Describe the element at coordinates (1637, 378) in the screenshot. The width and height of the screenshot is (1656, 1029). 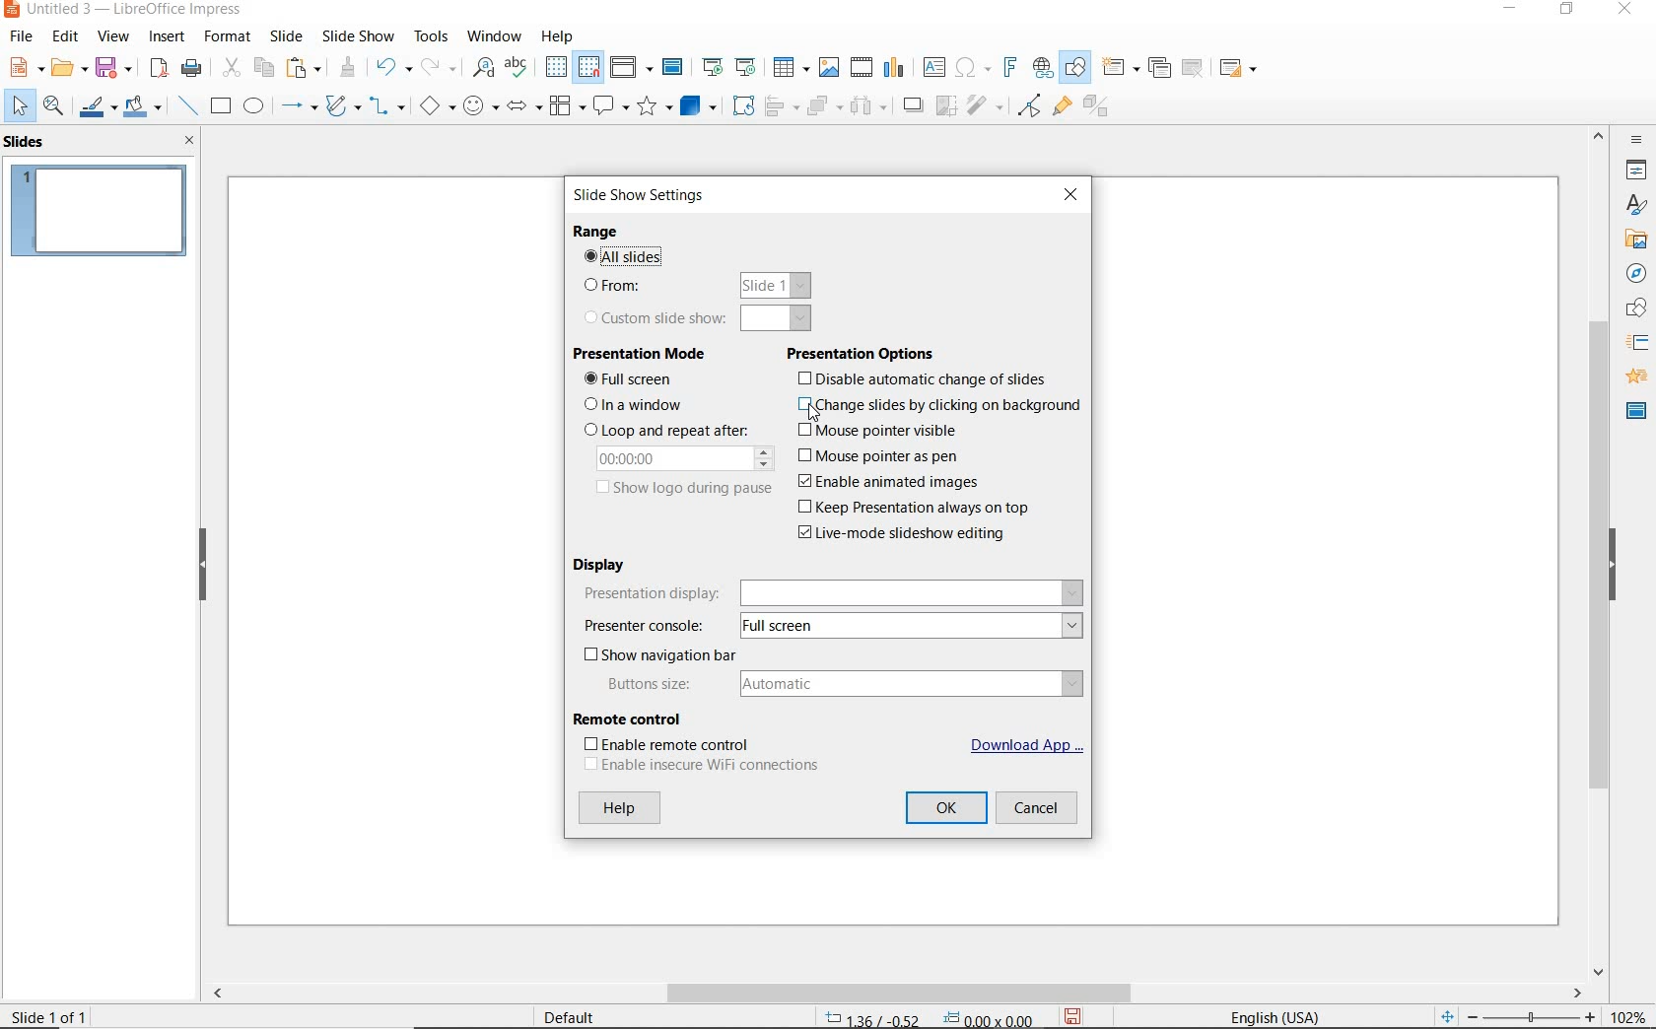
I see `ANIMATION` at that location.